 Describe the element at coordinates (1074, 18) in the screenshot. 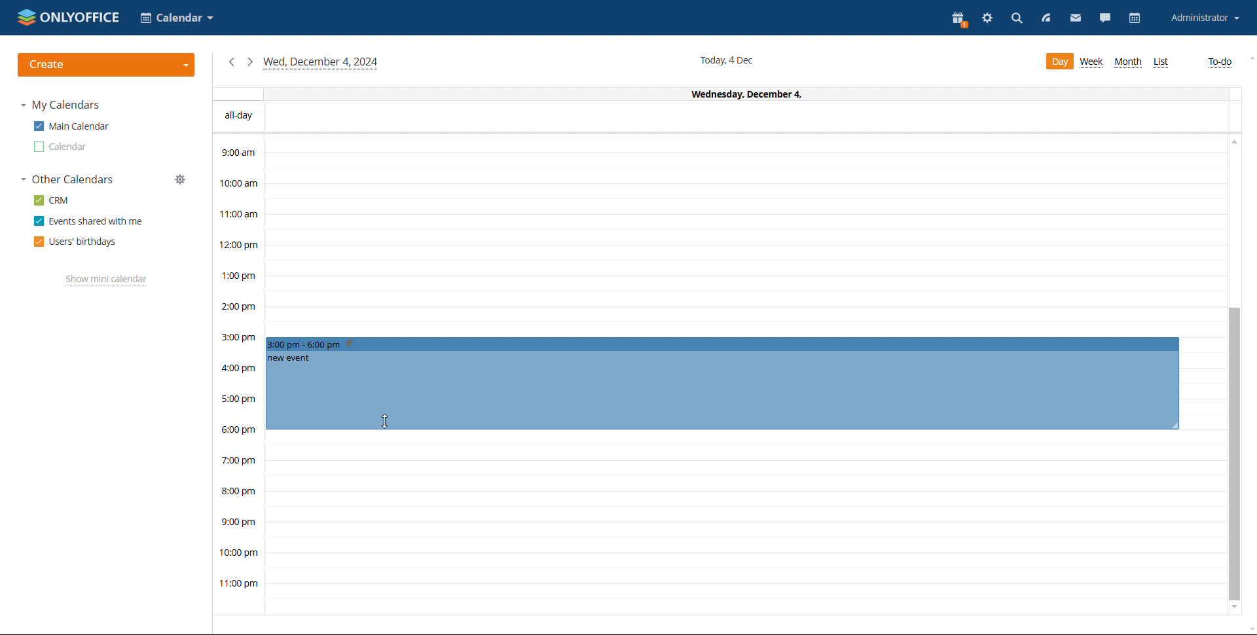

I see `mail` at that location.